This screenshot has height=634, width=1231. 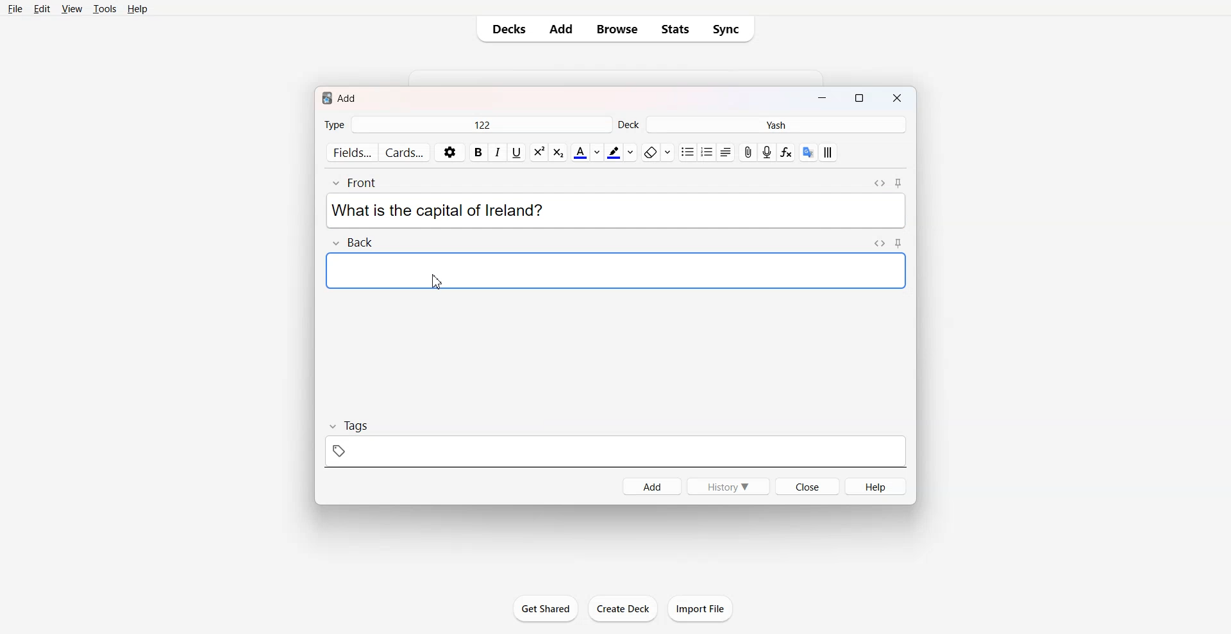 What do you see at coordinates (405, 152) in the screenshot?
I see `Cards` at bounding box center [405, 152].